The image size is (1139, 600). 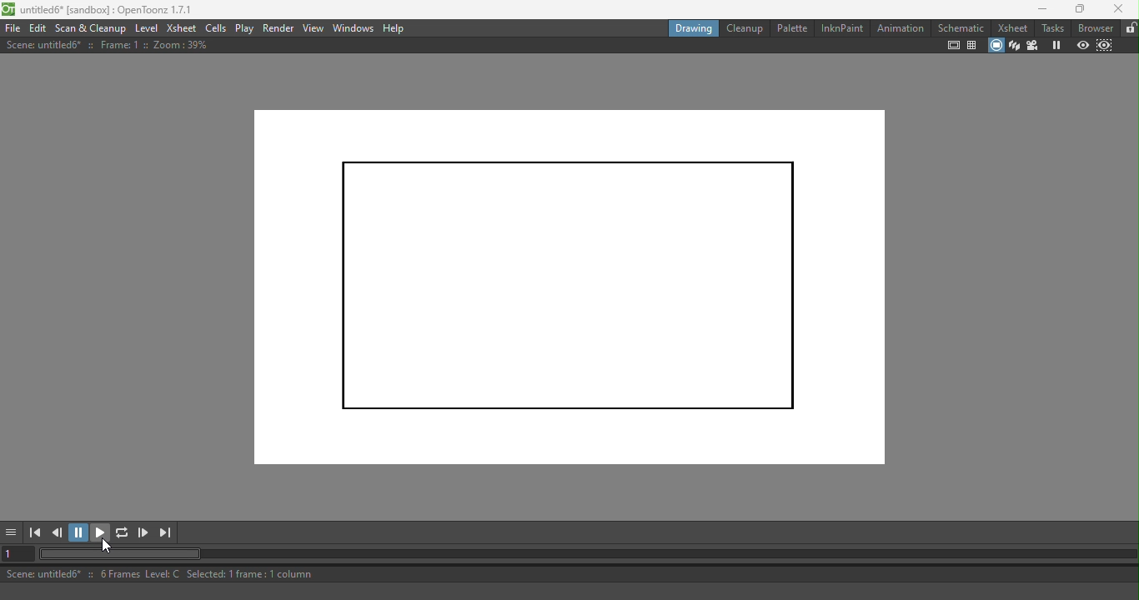 I want to click on Help, so click(x=392, y=29).